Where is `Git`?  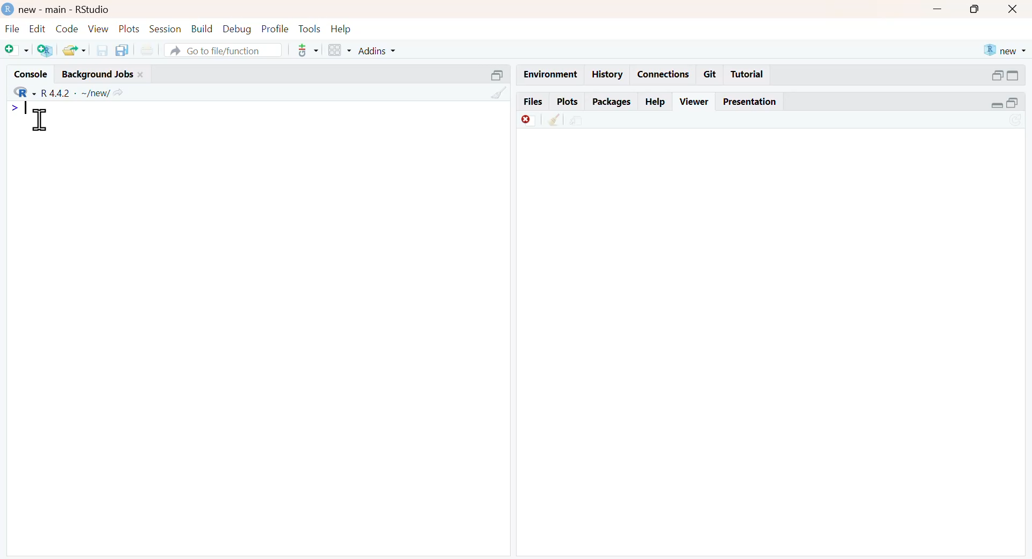 Git is located at coordinates (709, 75).